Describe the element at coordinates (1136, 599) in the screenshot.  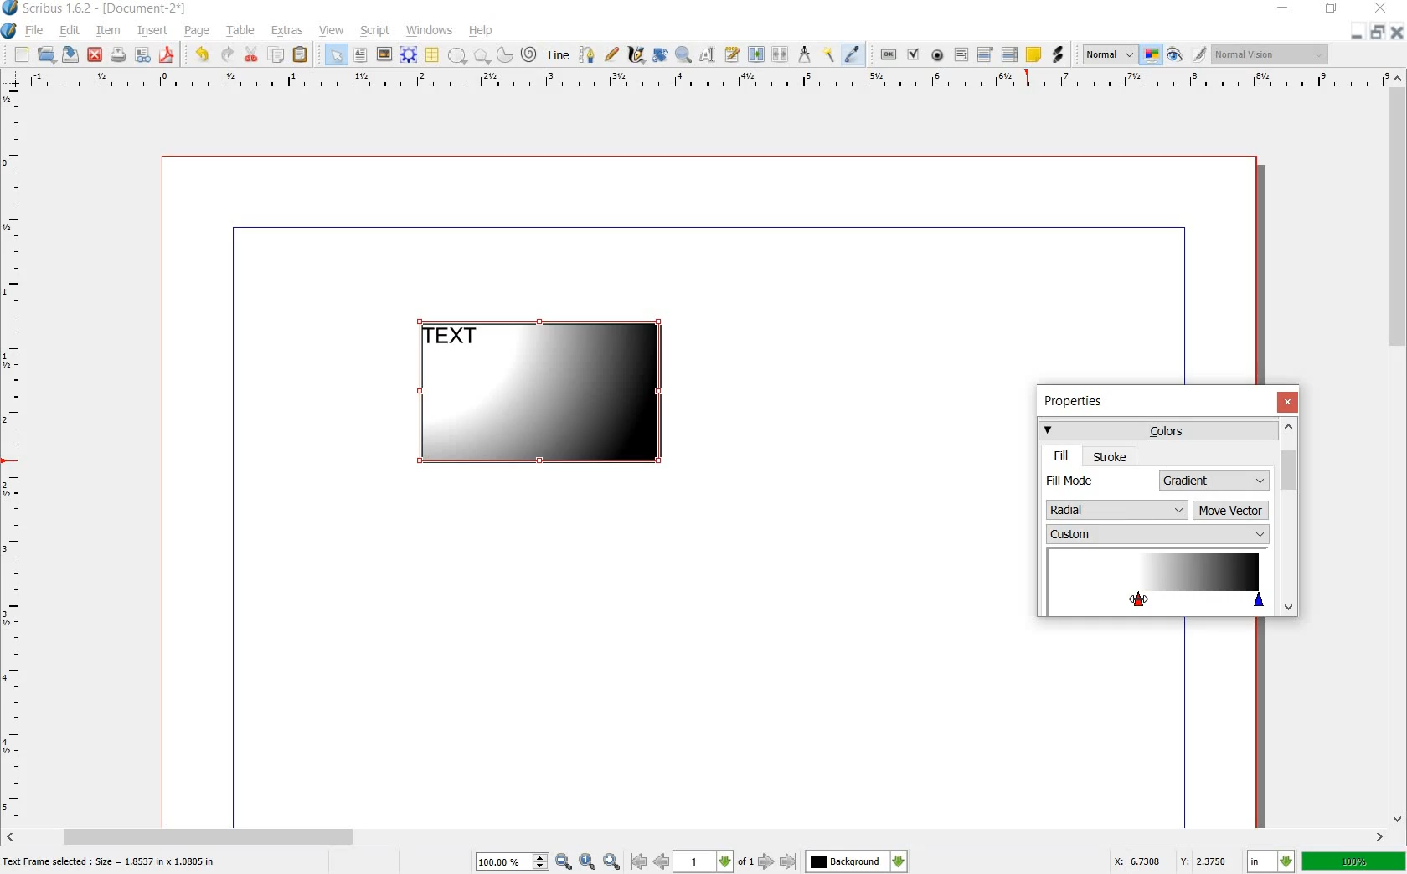
I see `dragging cursor to create glowing effect` at that location.